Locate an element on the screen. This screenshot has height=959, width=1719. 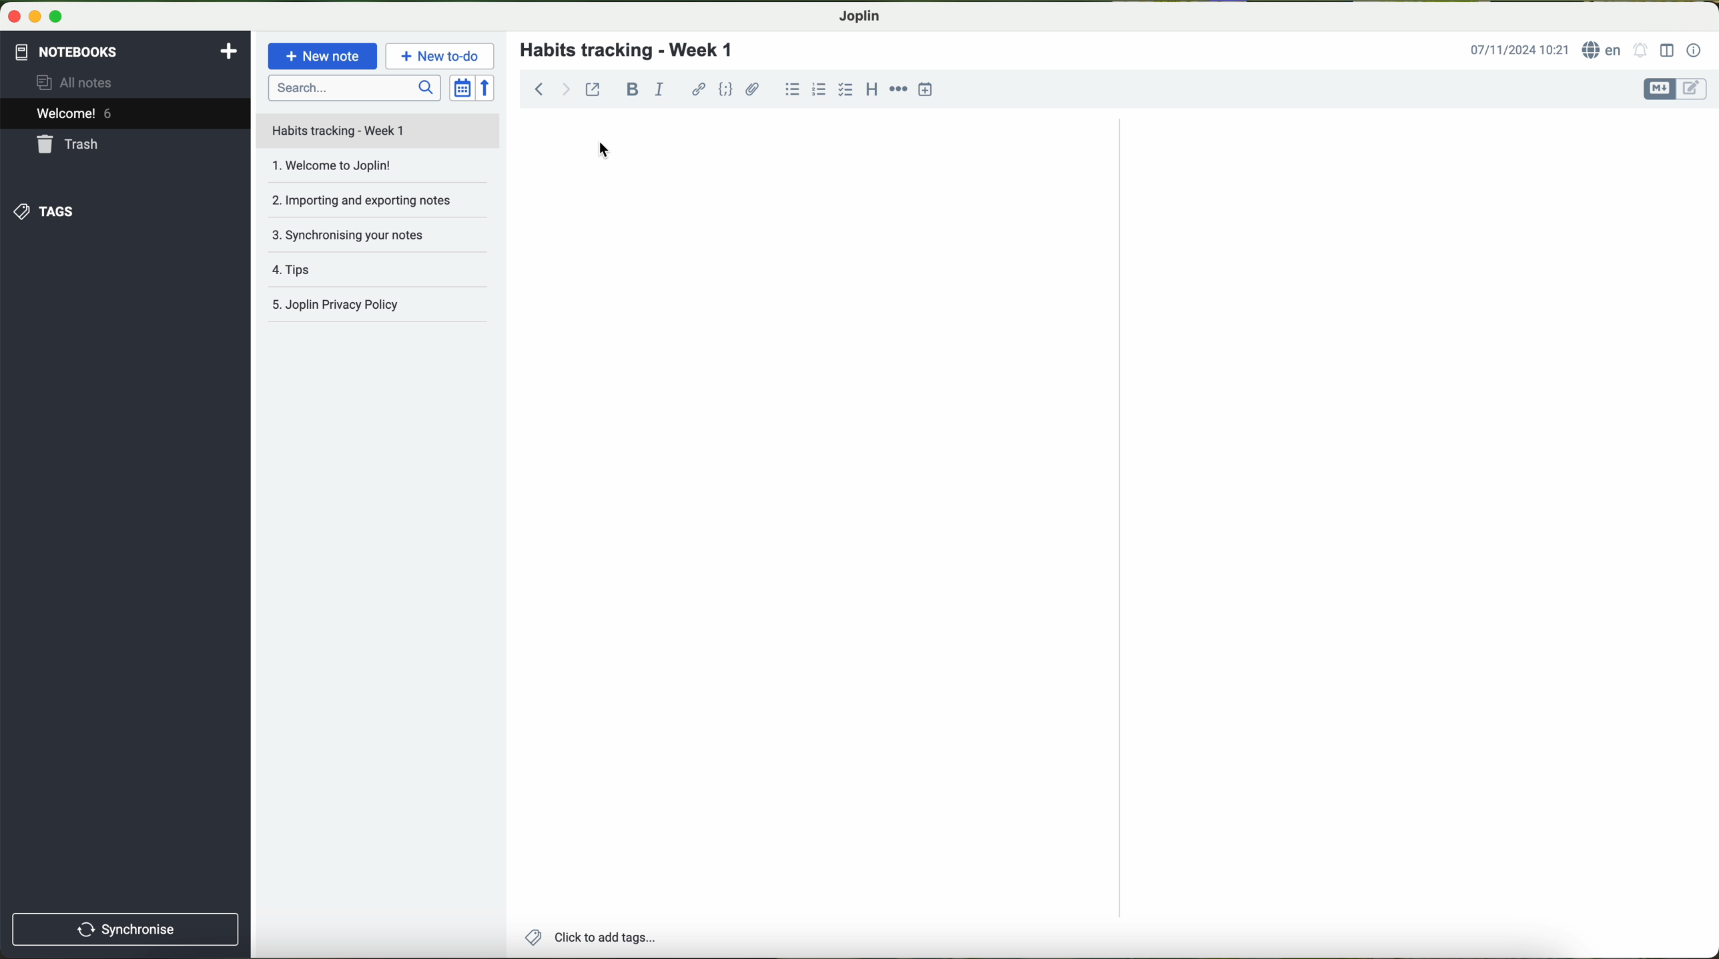
checkbox is located at coordinates (846, 91).